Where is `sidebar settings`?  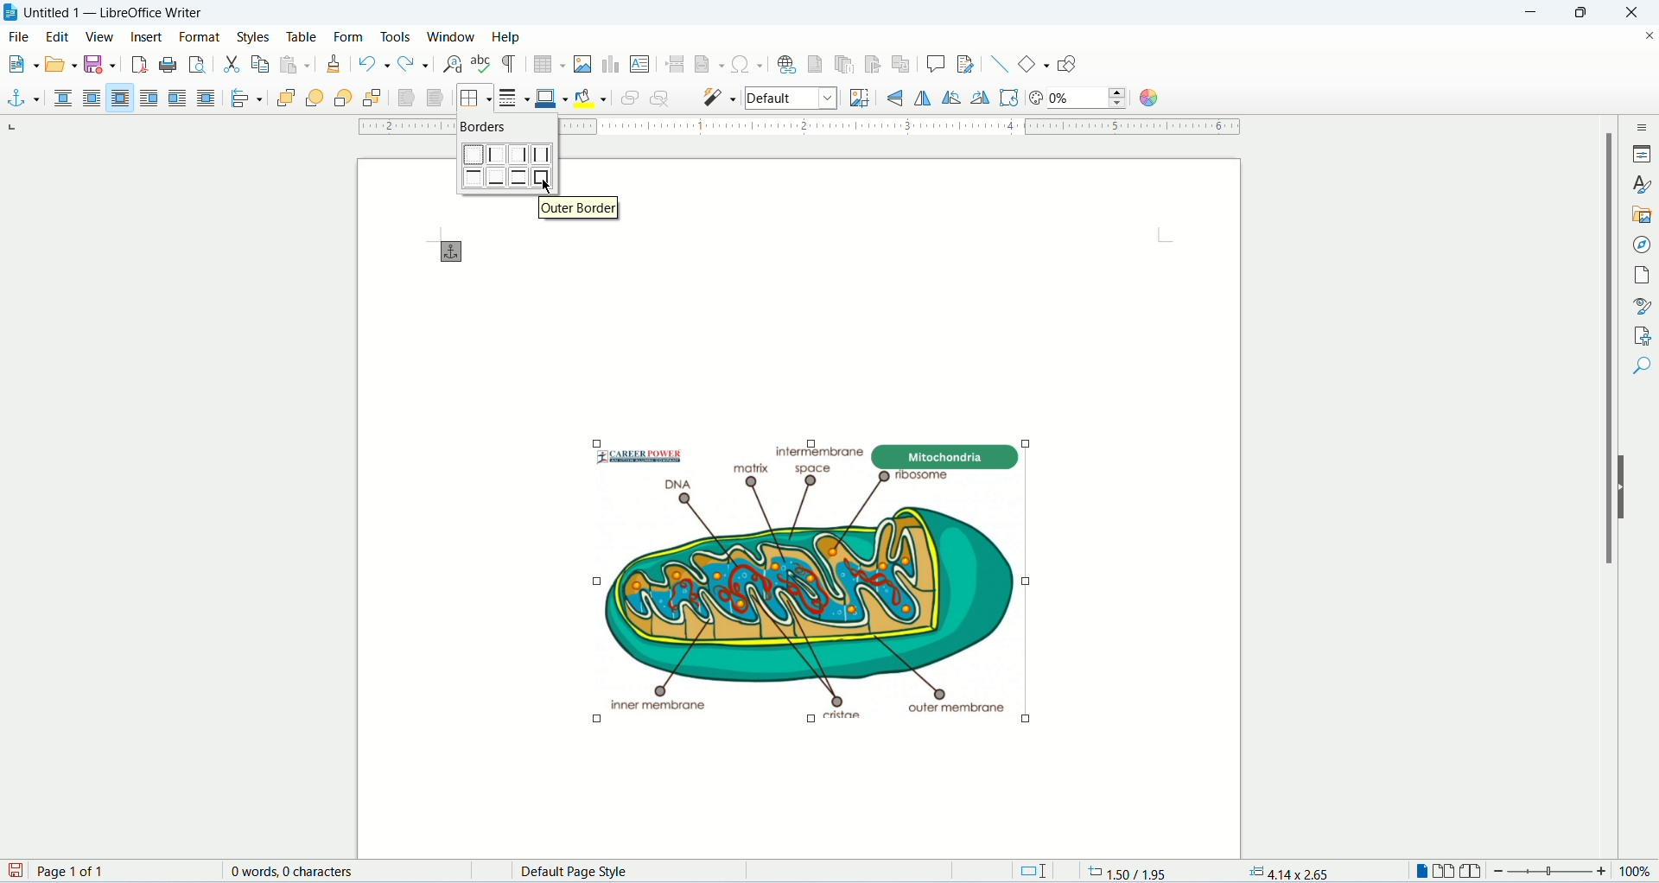
sidebar settings is located at coordinates (1643, 126).